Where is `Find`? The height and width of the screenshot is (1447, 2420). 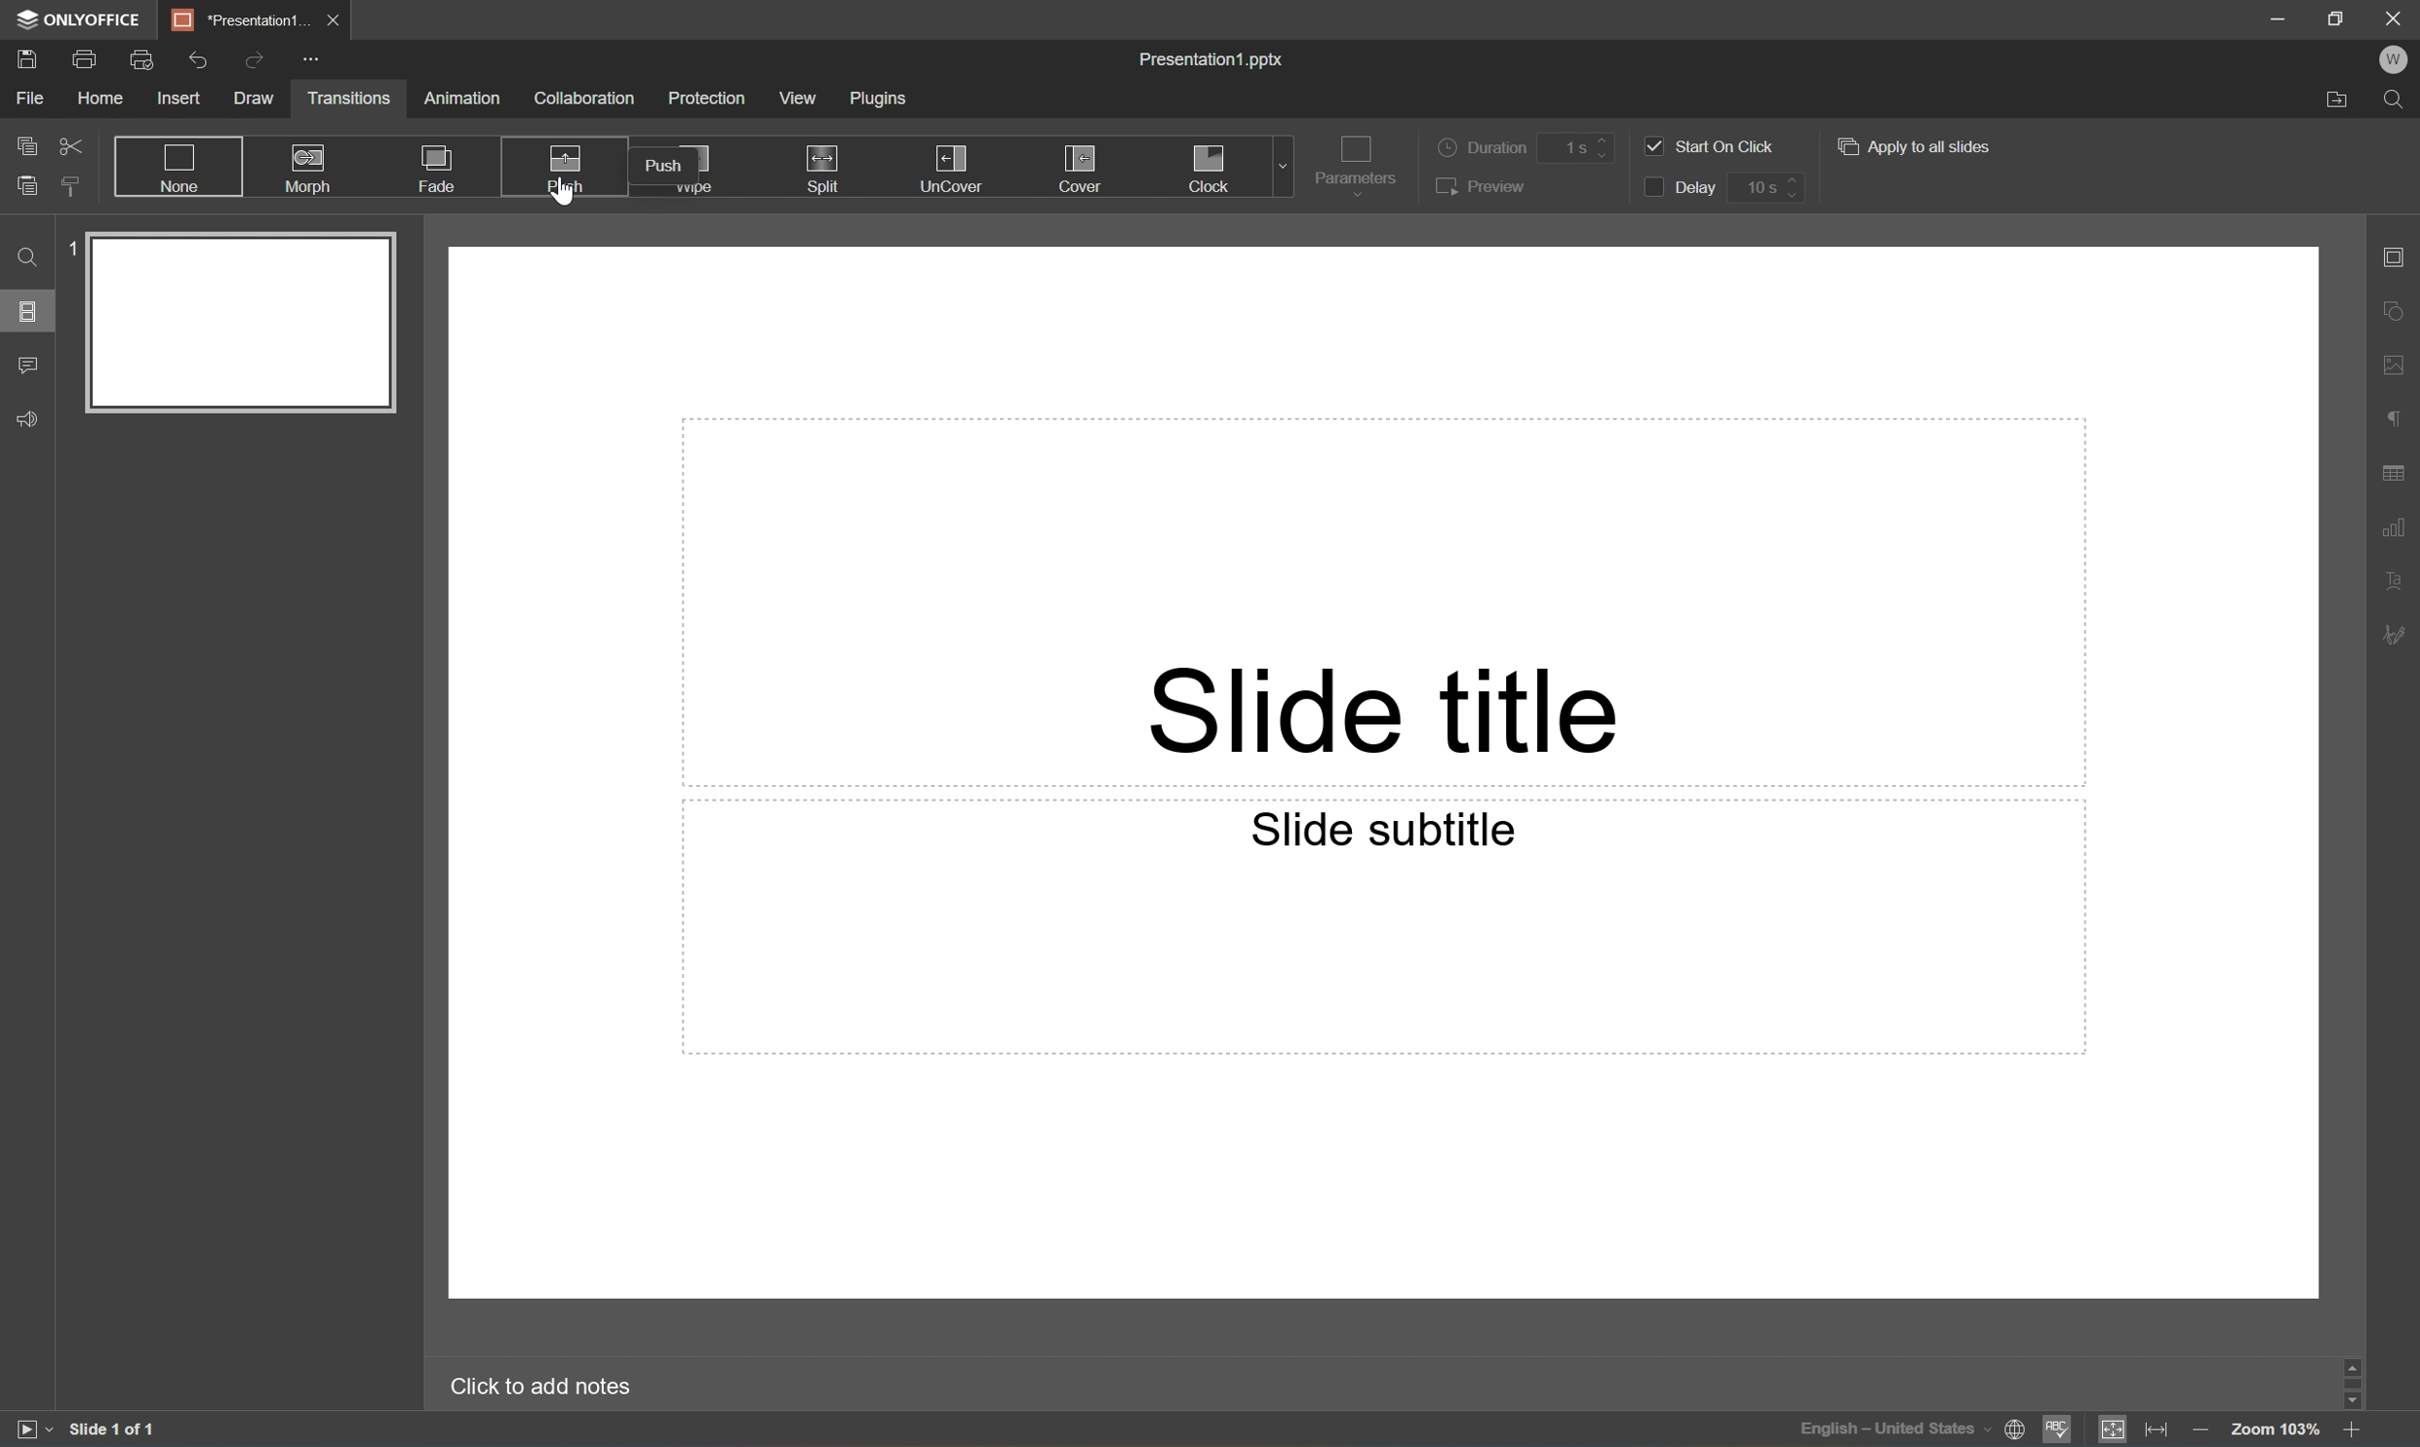
Find is located at coordinates (2398, 99).